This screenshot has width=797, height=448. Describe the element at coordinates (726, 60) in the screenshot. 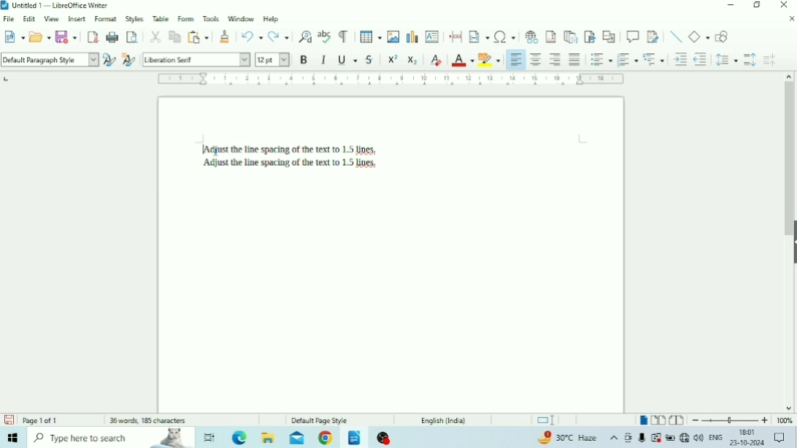

I see `Set Line Spacing` at that location.